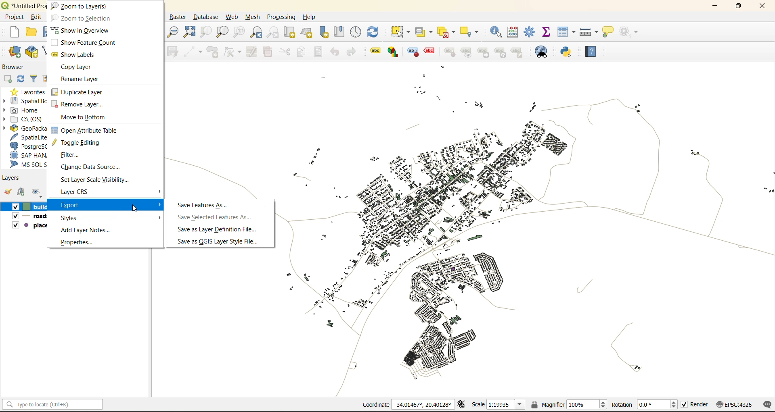  Describe the element at coordinates (323, 32) in the screenshot. I see `new spatial bookmarks` at that location.